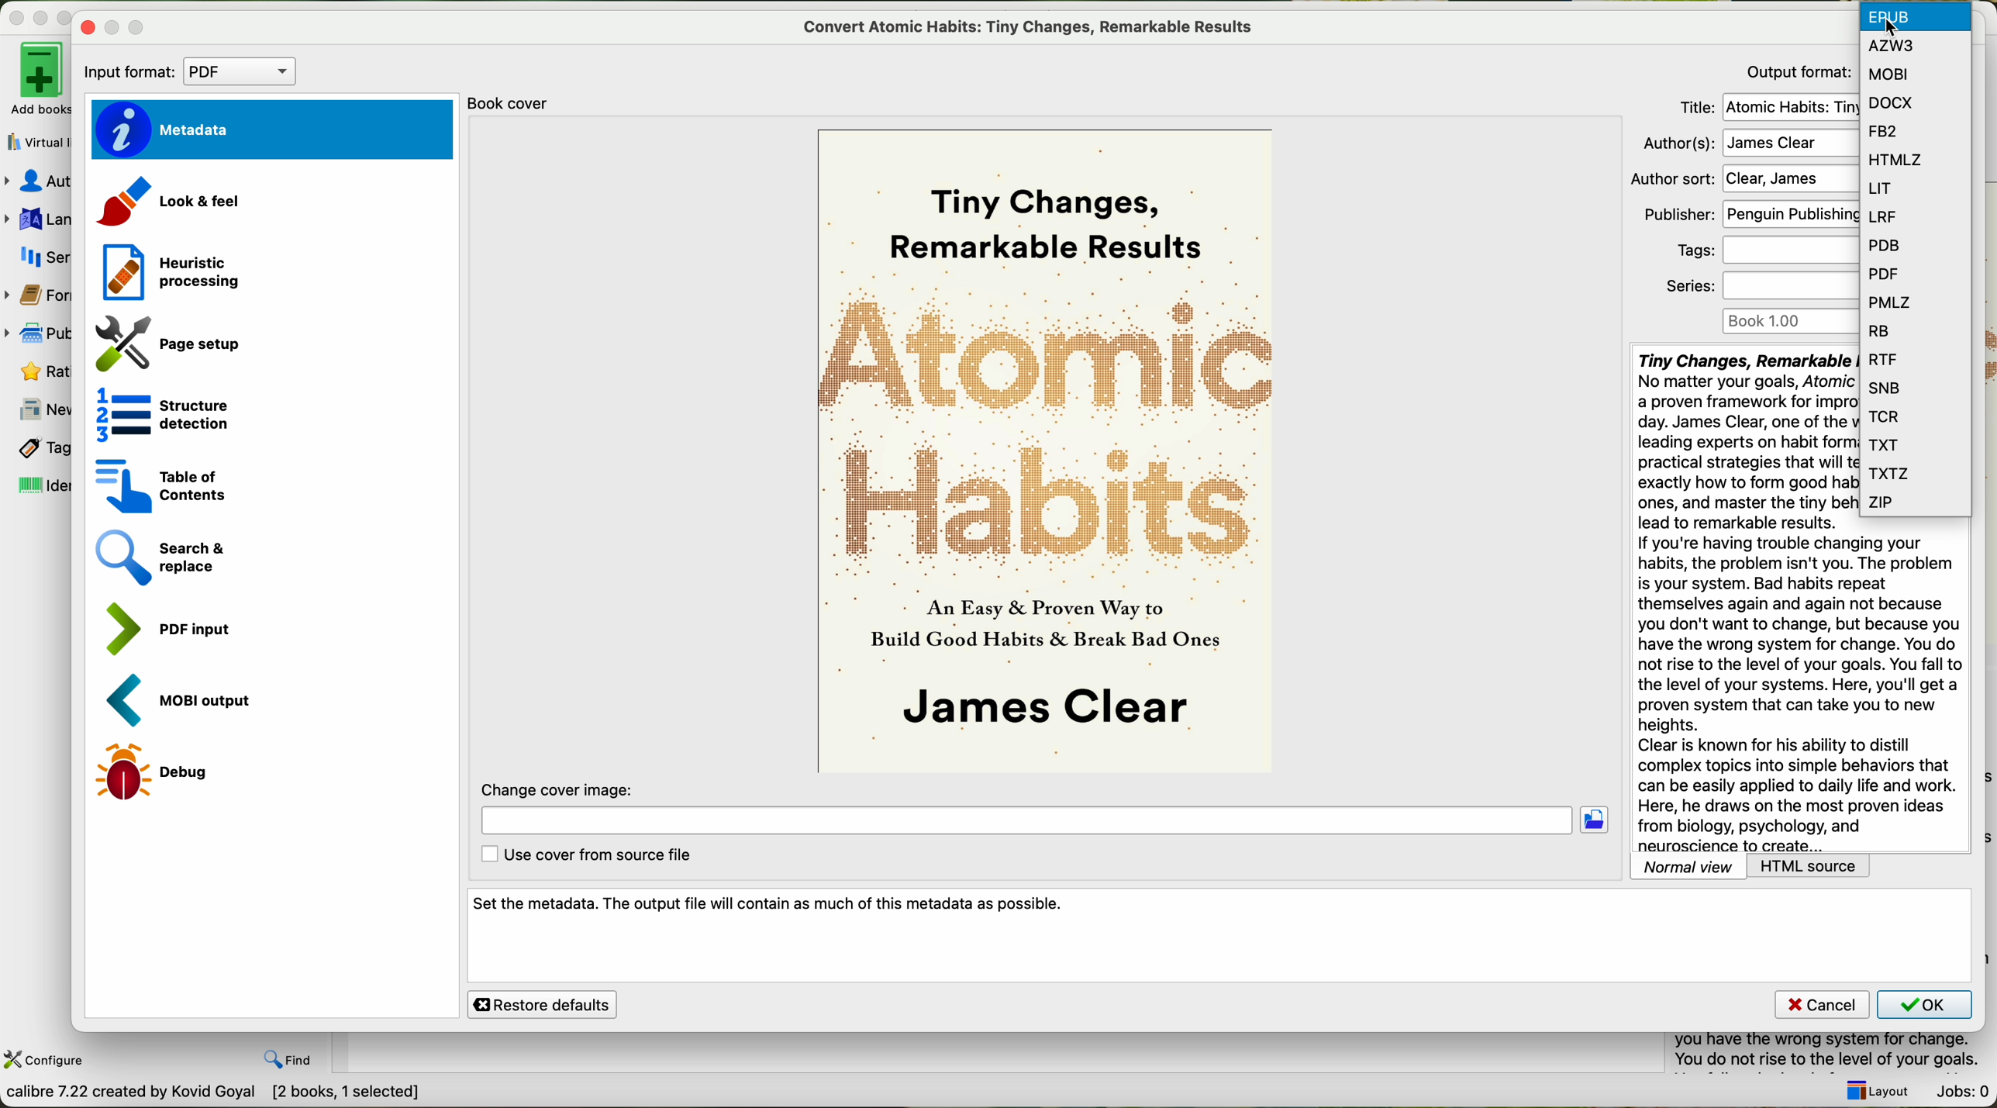 The width and height of the screenshot is (1997, 1108). I want to click on FB2, so click(1902, 129).